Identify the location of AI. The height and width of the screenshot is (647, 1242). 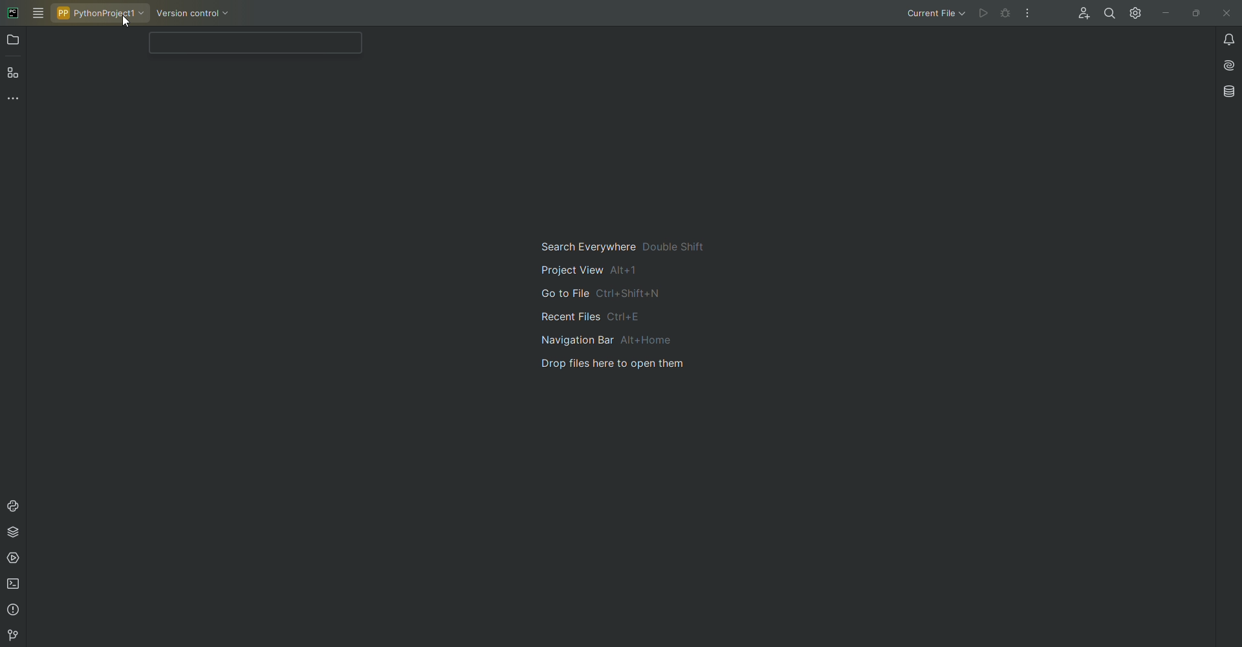
(1226, 65).